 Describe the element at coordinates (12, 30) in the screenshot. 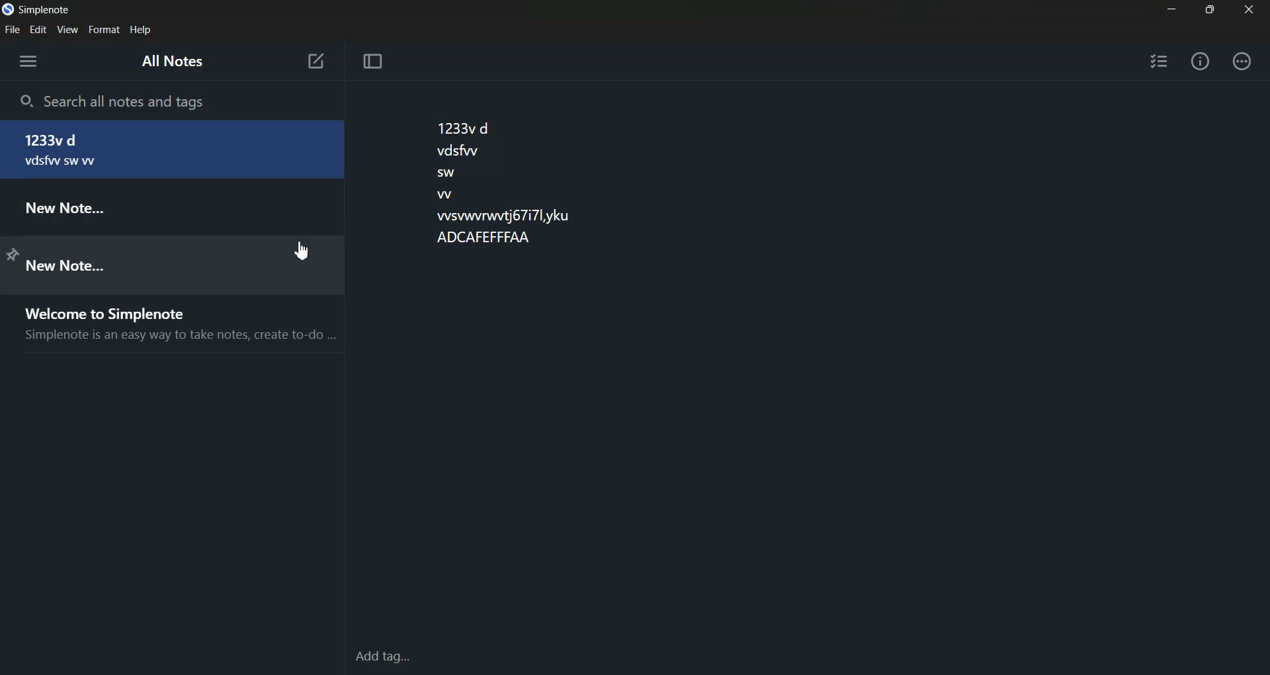

I see `File` at that location.